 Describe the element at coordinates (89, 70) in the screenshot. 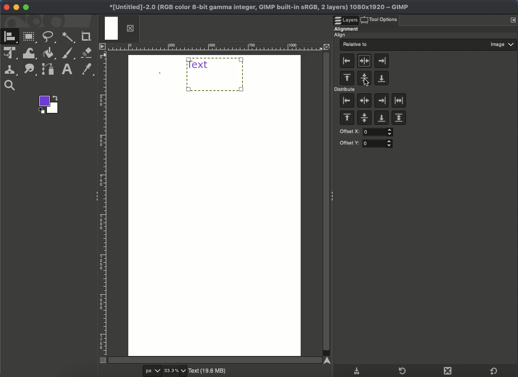

I see `Color picker` at that location.